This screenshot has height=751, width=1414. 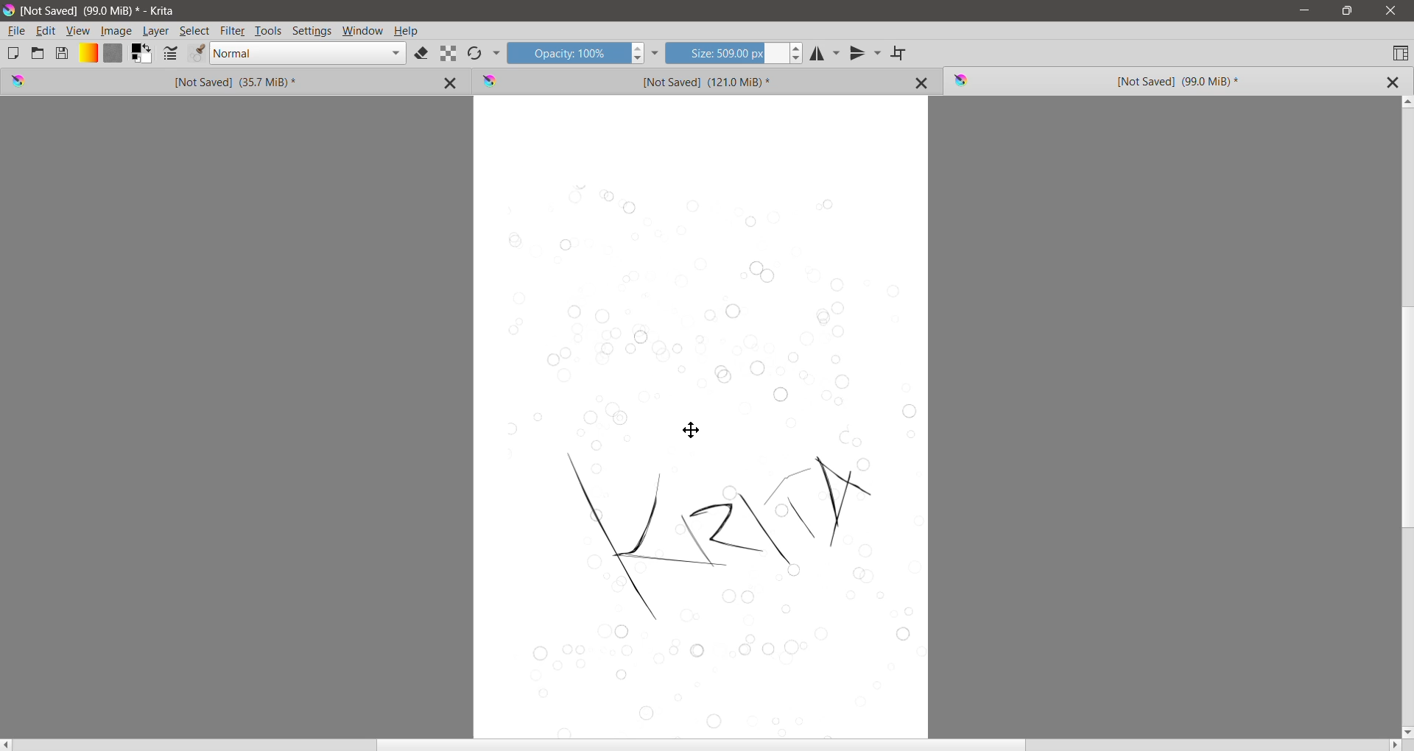 I want to click on Layer, so click(x=157, y=31).